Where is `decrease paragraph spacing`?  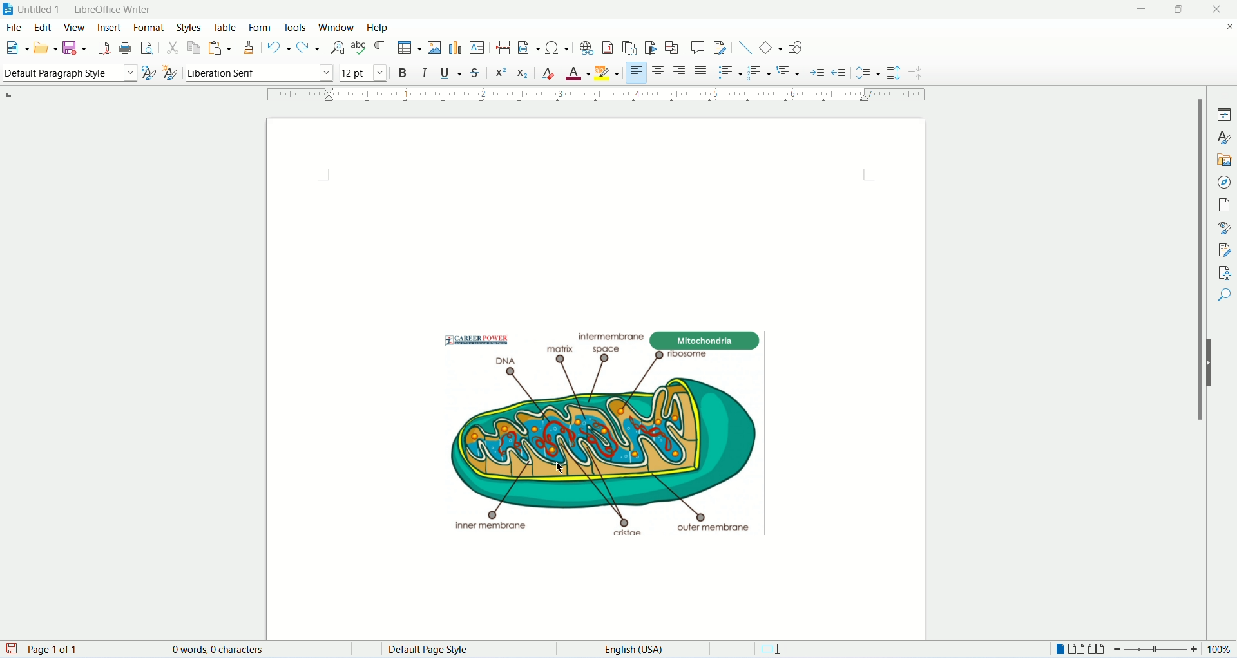
decrease paragraph spacing is located at coordinates (916, 73).